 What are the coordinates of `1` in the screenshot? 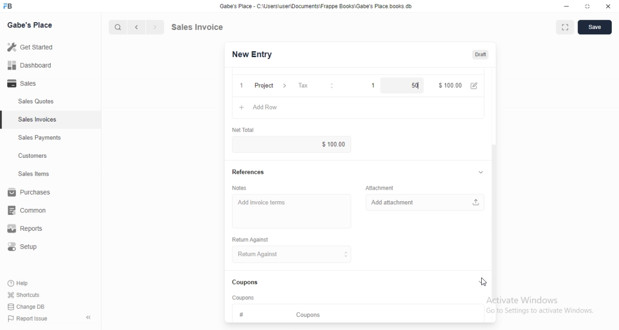 It's located at (239, 84).